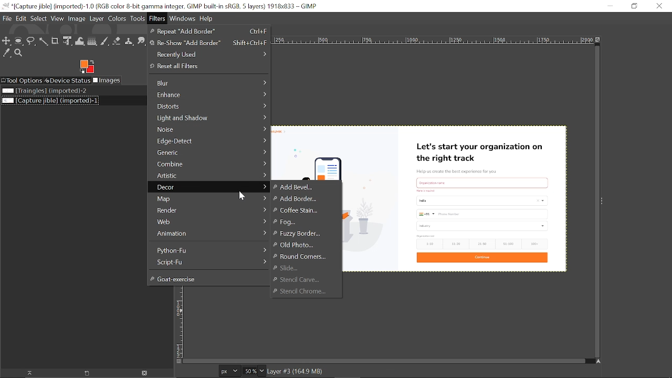  Describe the element at coordinates (206, 18) in the screenshot. I see `Help` at that location.